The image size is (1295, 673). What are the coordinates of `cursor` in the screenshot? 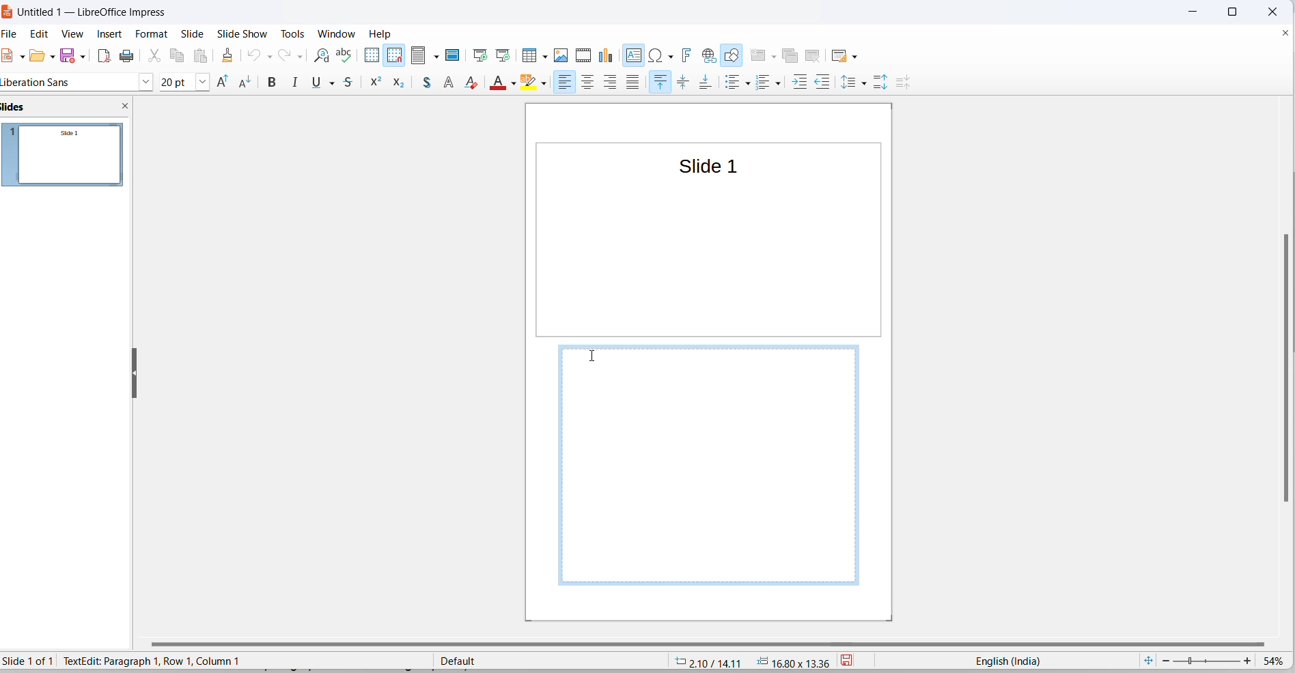 It's located at (439, 61).